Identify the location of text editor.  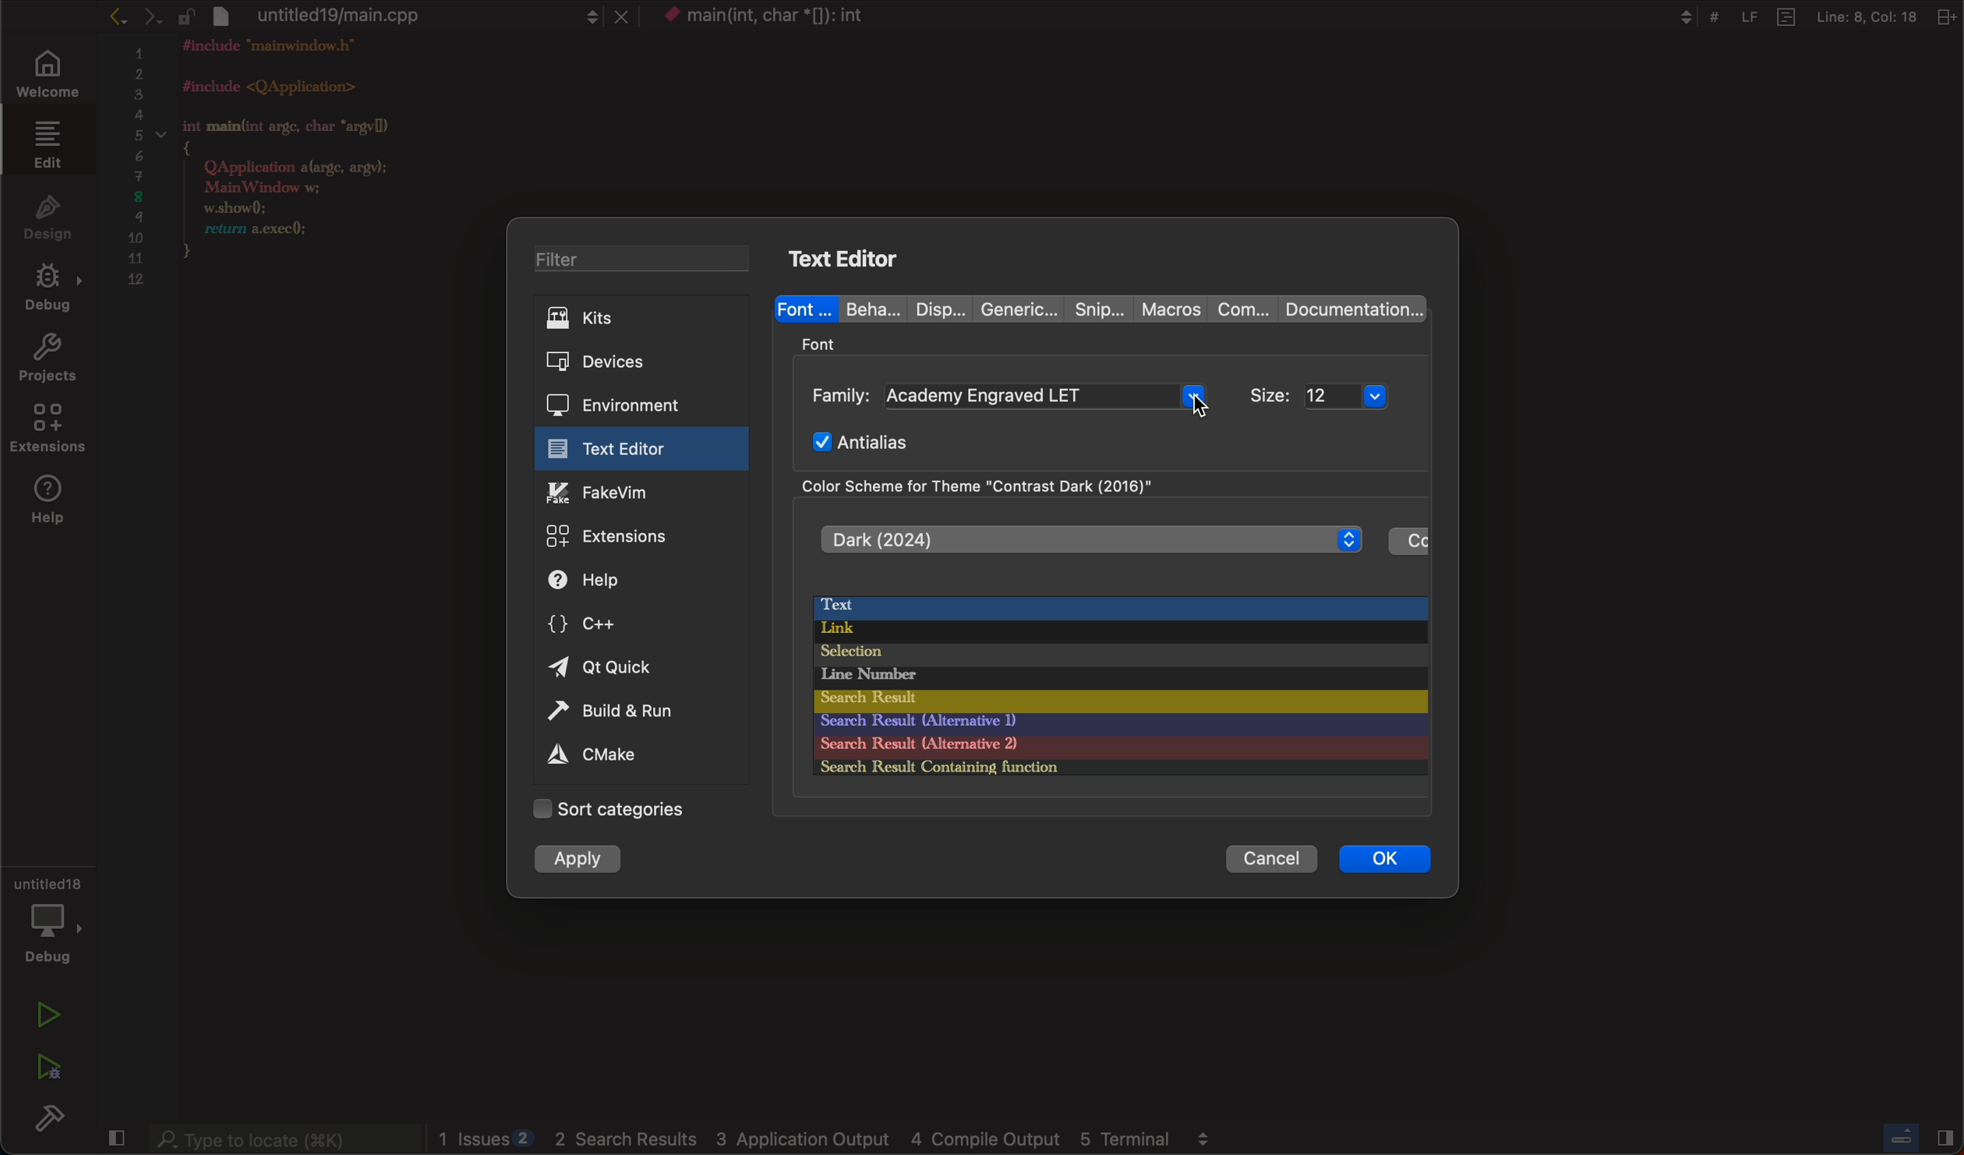
(852, 256).